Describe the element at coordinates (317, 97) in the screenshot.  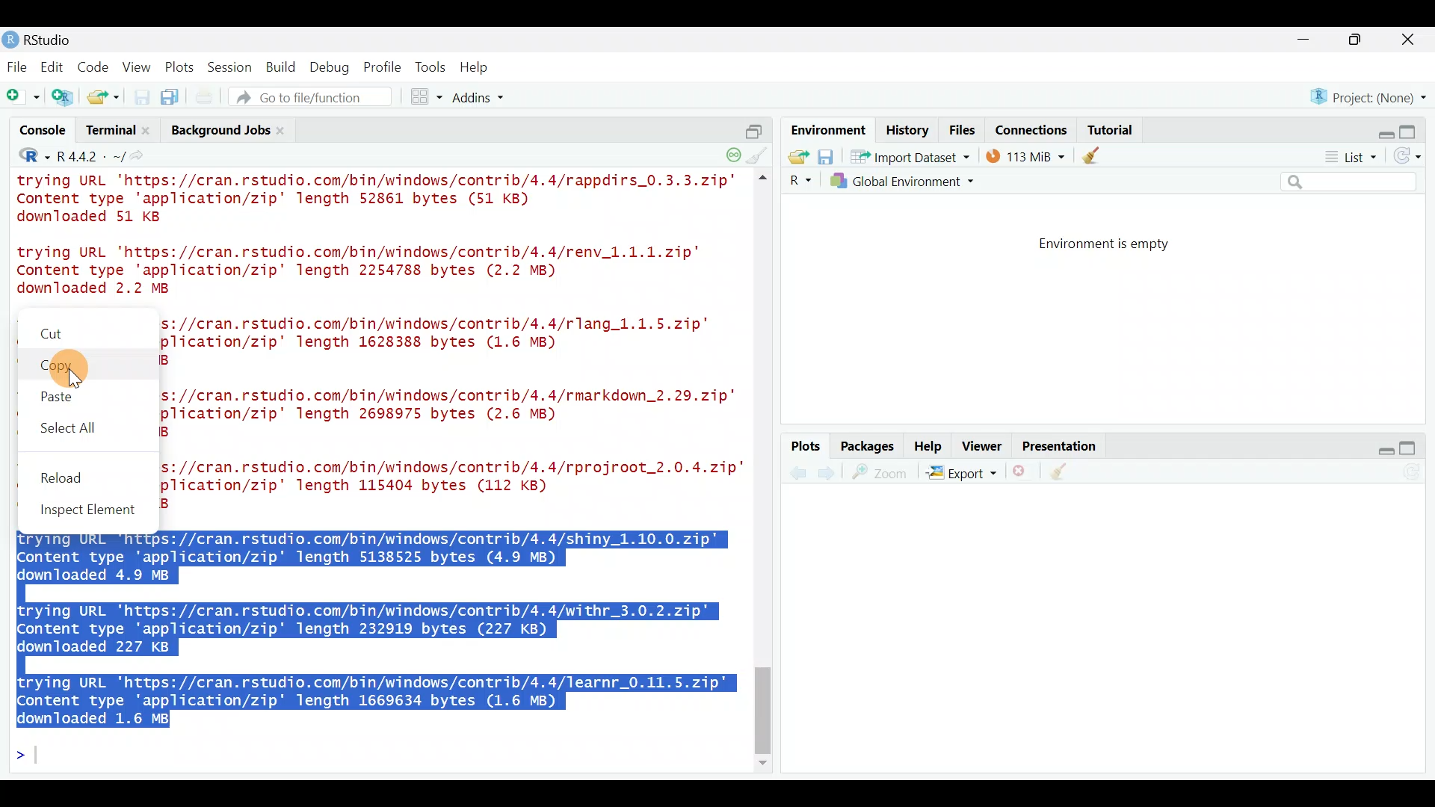
I see `Go to file/function` at that location.